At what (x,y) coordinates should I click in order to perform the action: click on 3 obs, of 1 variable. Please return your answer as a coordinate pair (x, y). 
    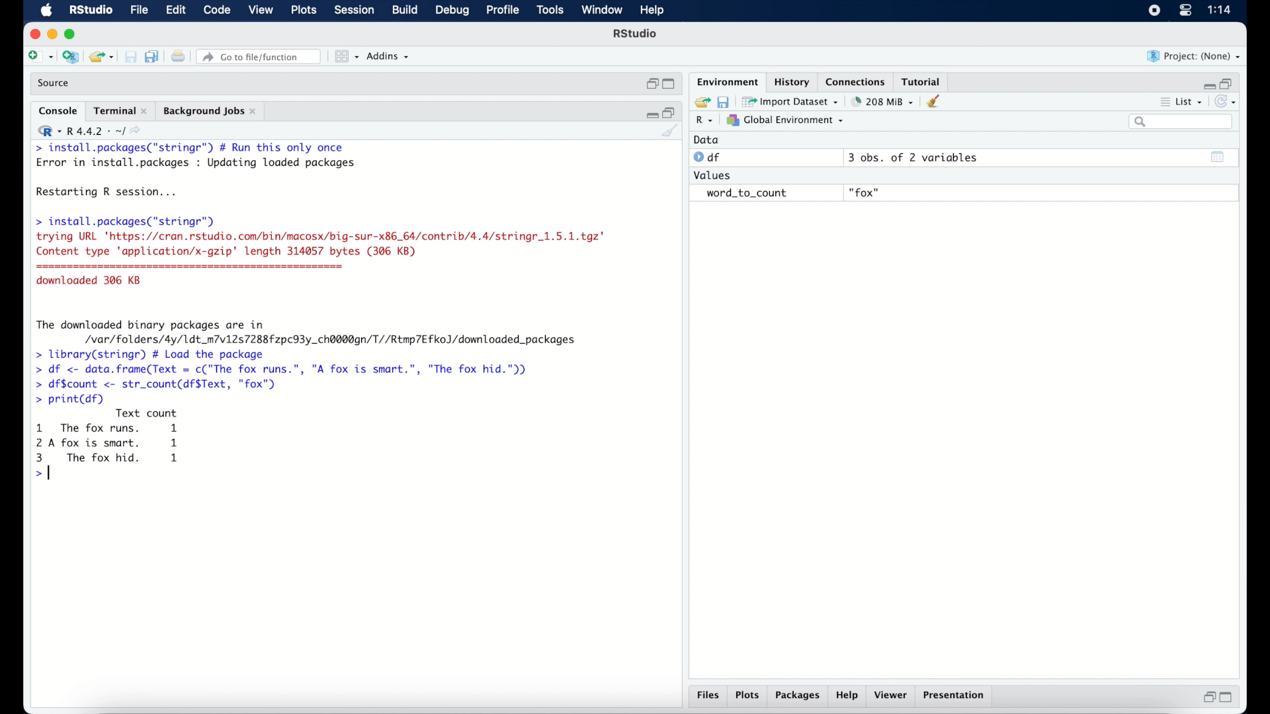
    Looking at the image, I should click on (916, 157).